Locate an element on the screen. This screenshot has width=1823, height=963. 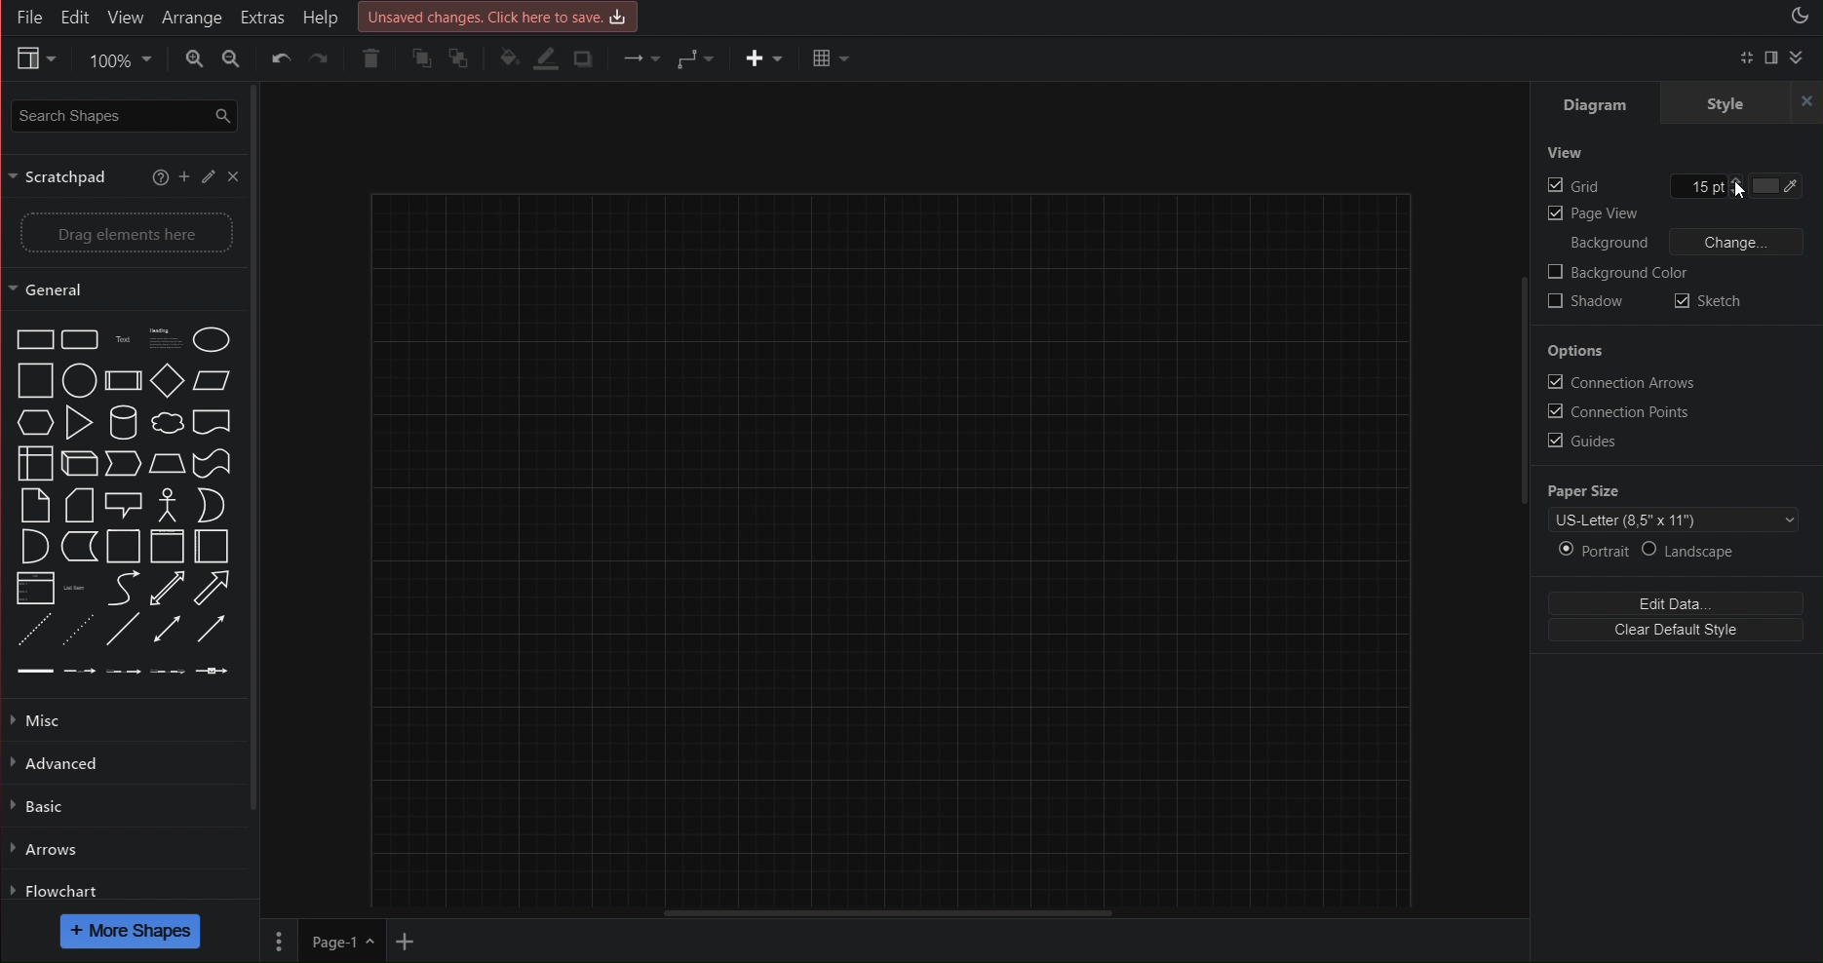
Basic is located at coordinates (42, 805).